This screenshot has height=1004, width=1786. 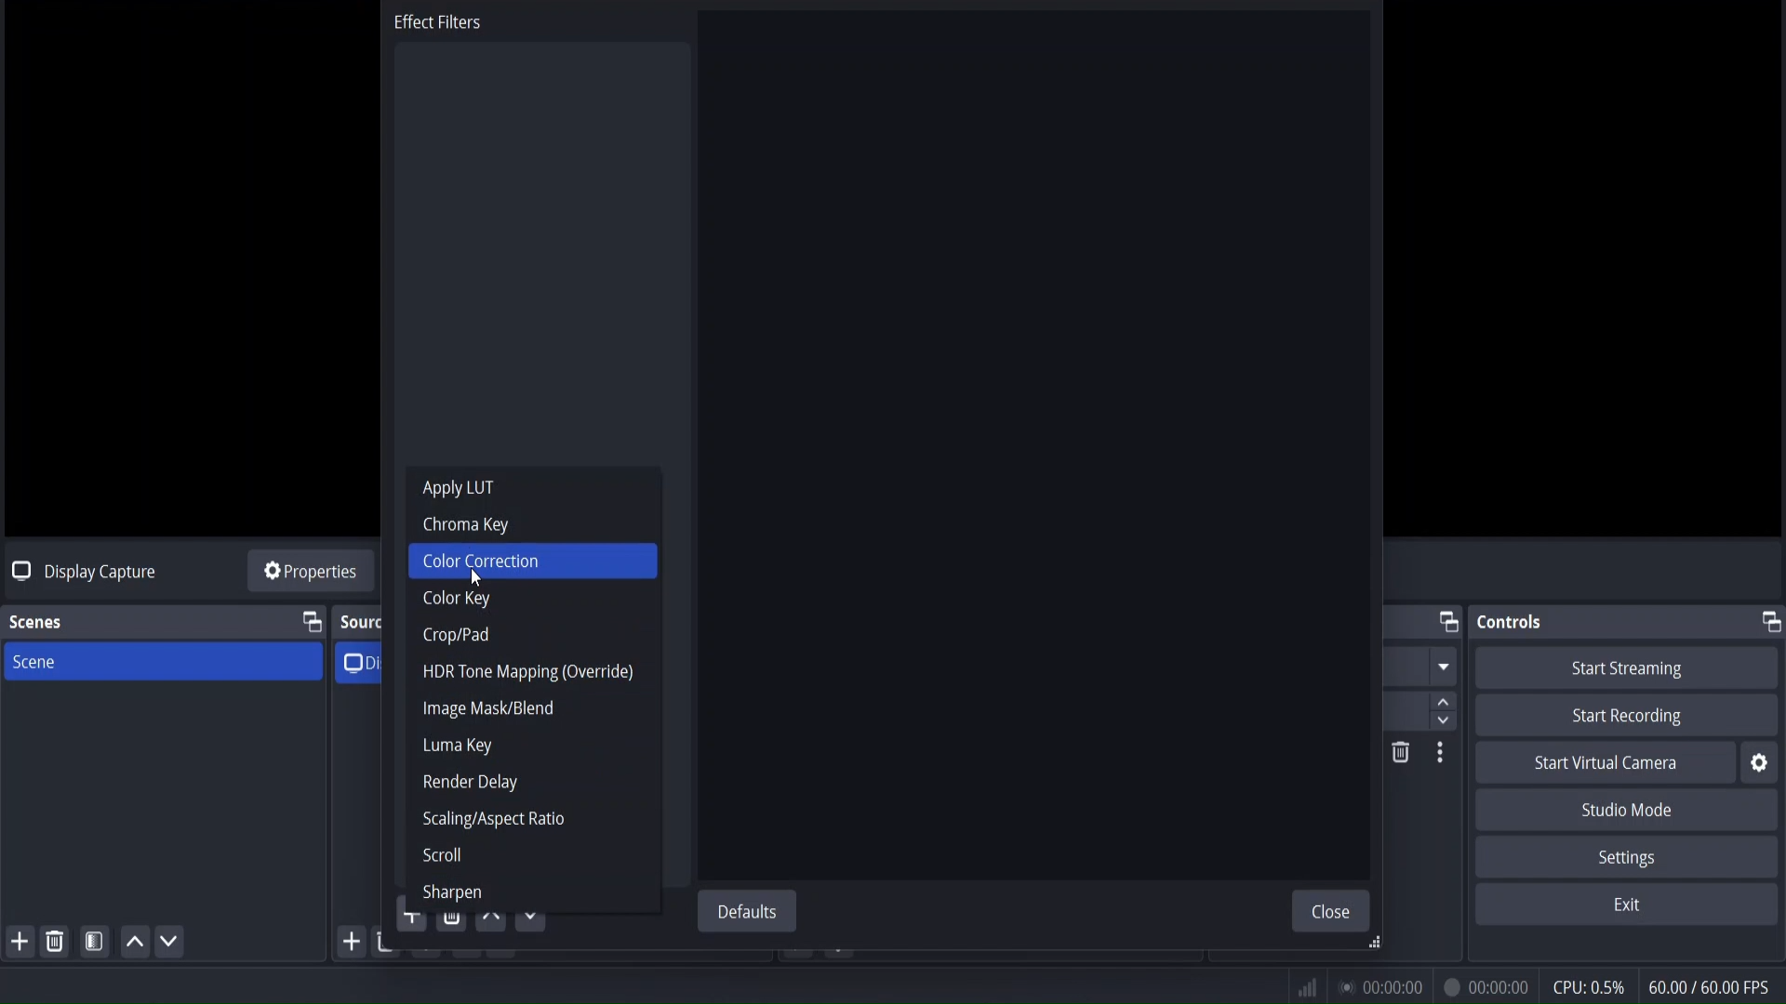 I want to click on close, so click(x=1335, y=911).